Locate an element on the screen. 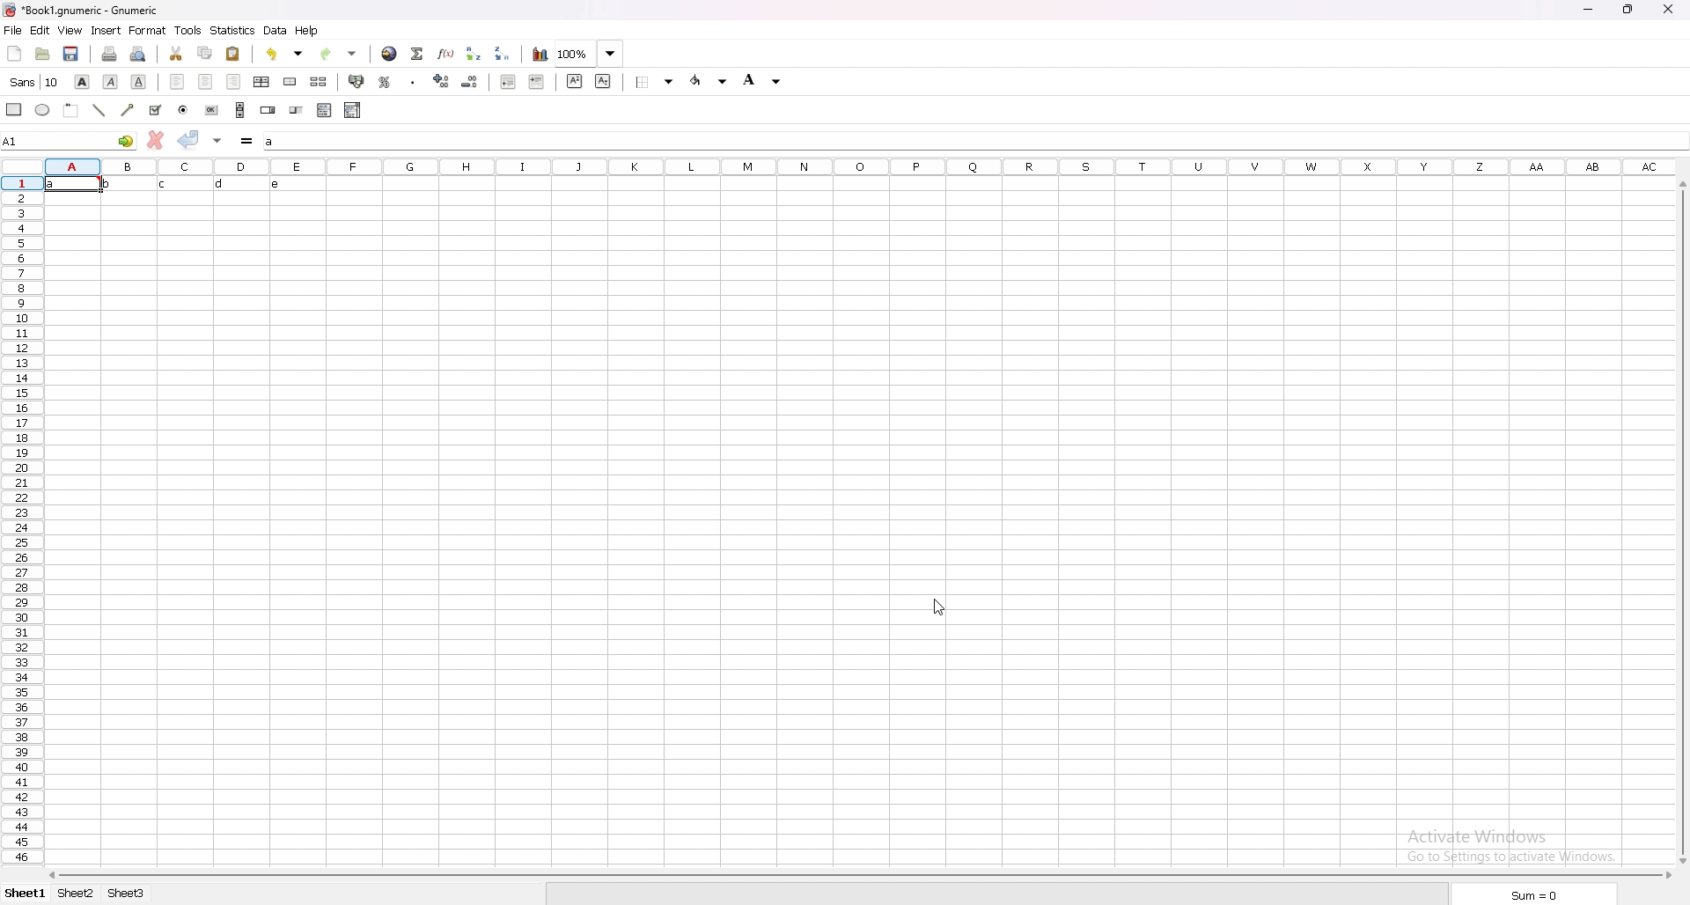 The image size is (1690, 905). button is located at coordinates (210, 110).